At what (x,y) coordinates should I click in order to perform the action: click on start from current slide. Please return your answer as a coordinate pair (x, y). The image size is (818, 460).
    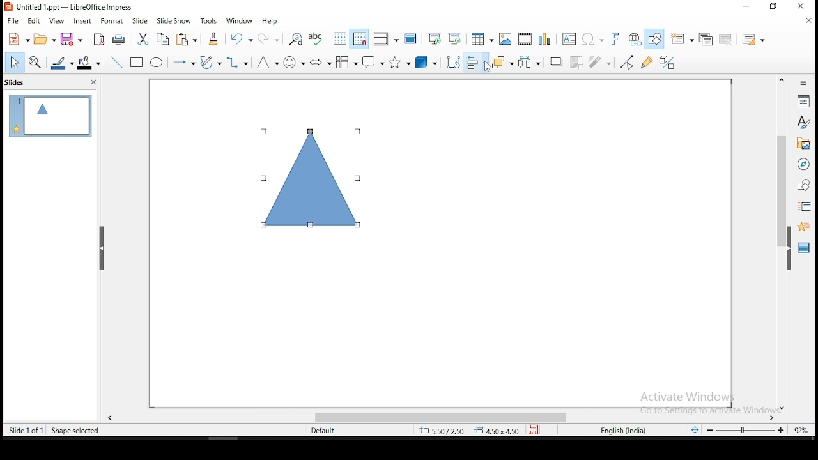
    Looking at the image, I should click on (456, 39).